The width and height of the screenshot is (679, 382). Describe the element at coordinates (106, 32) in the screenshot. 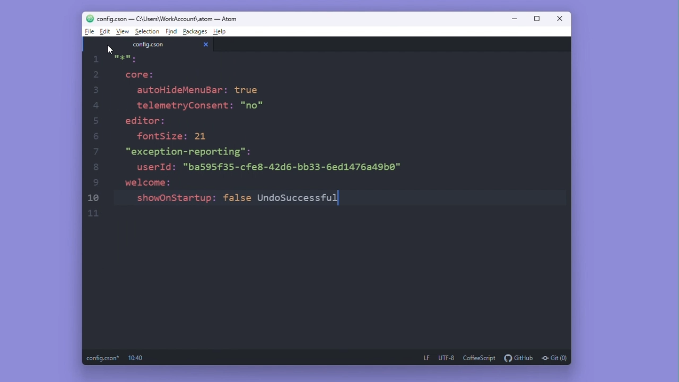

I see `edit` at that location.